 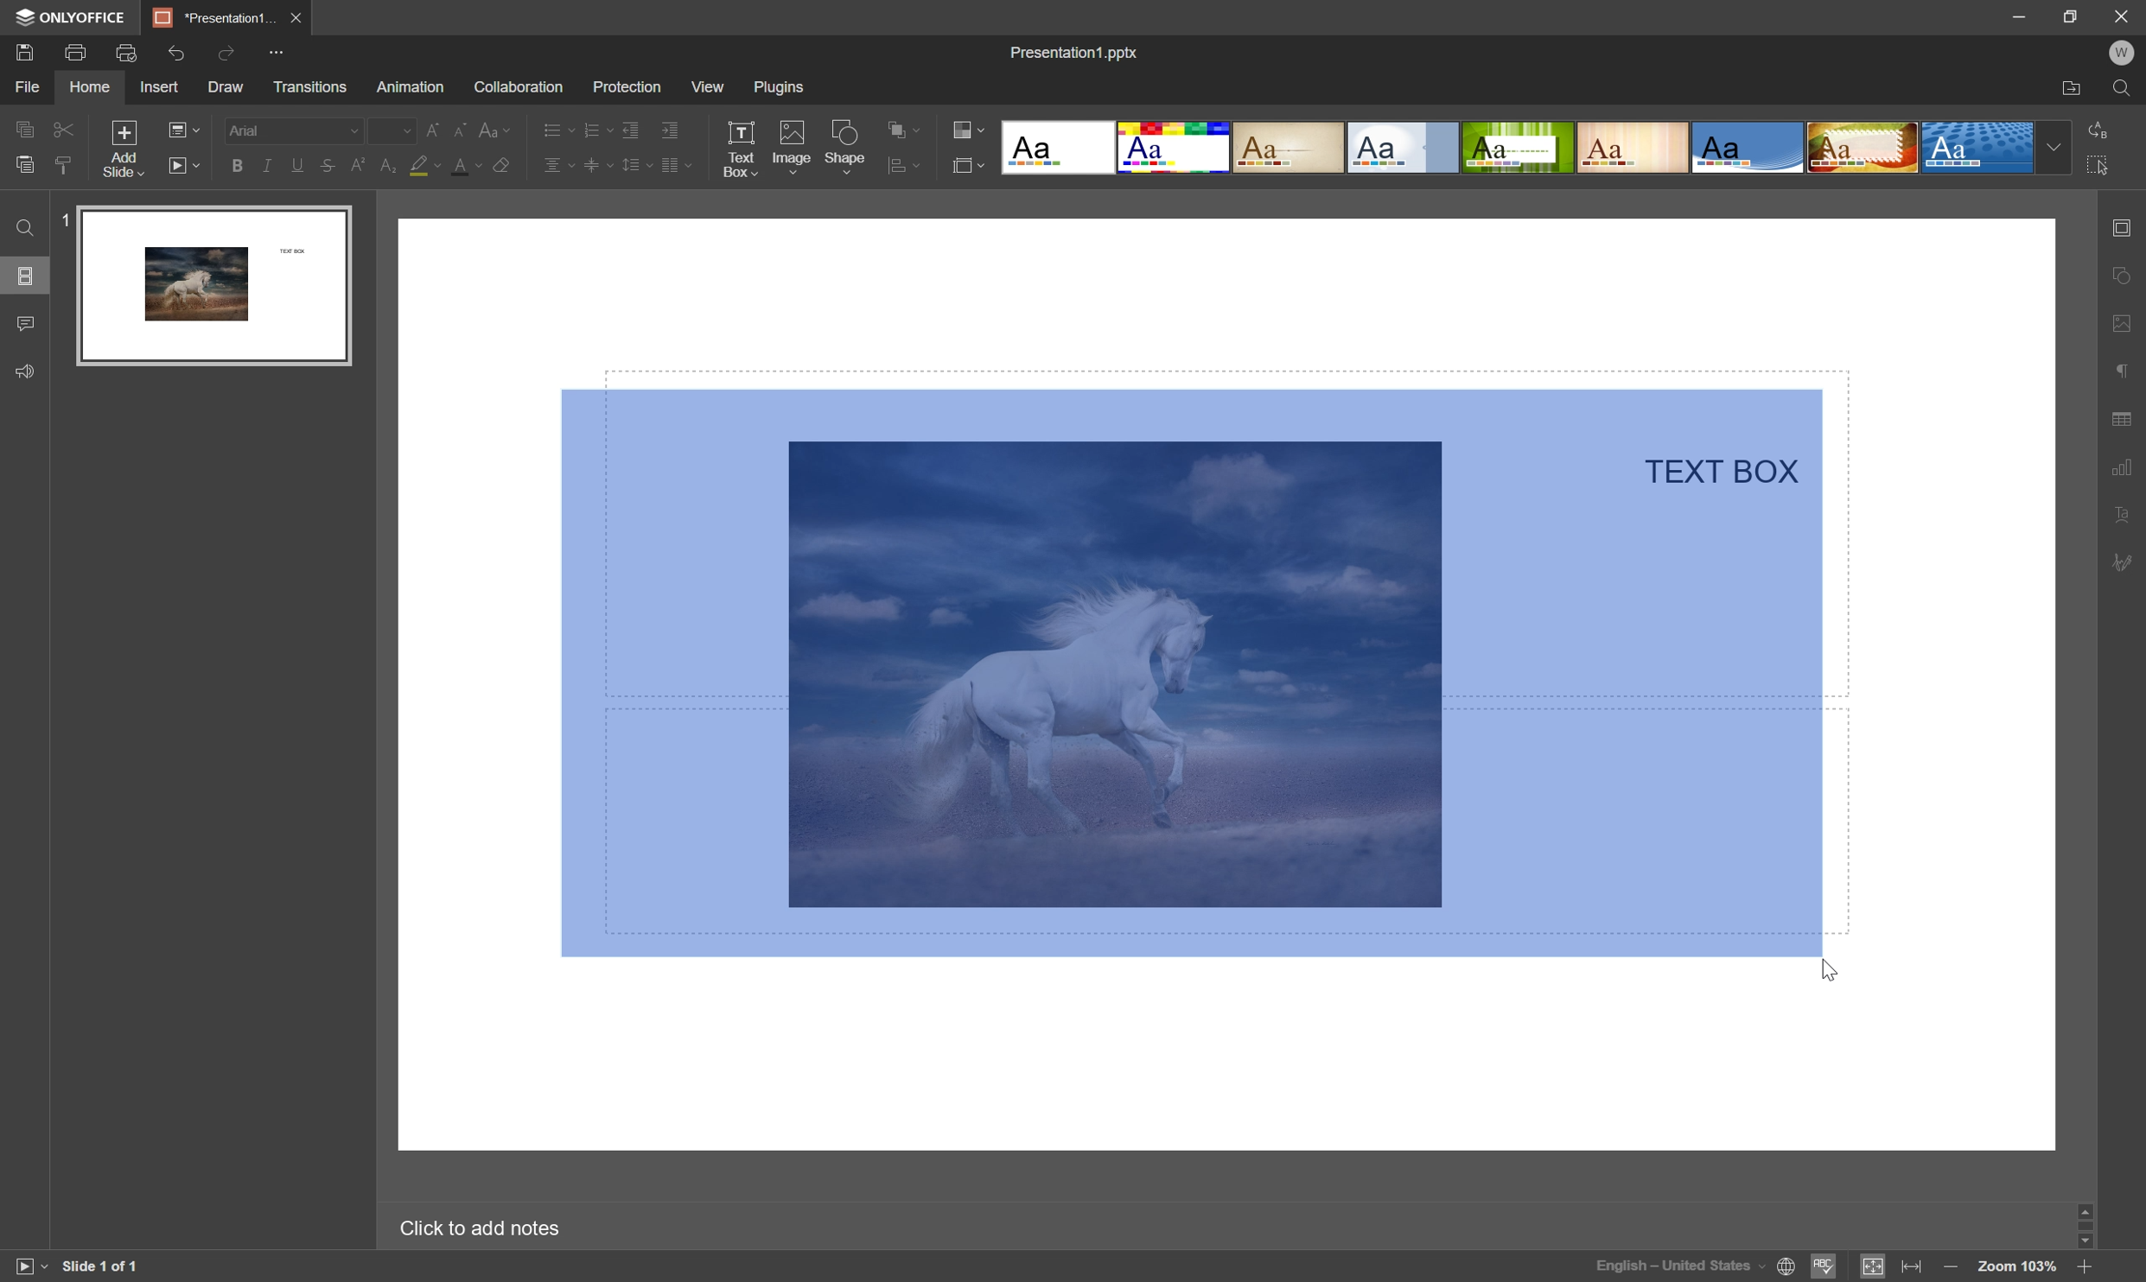 I want to click on decrement font size, so click(x=460, y=128).